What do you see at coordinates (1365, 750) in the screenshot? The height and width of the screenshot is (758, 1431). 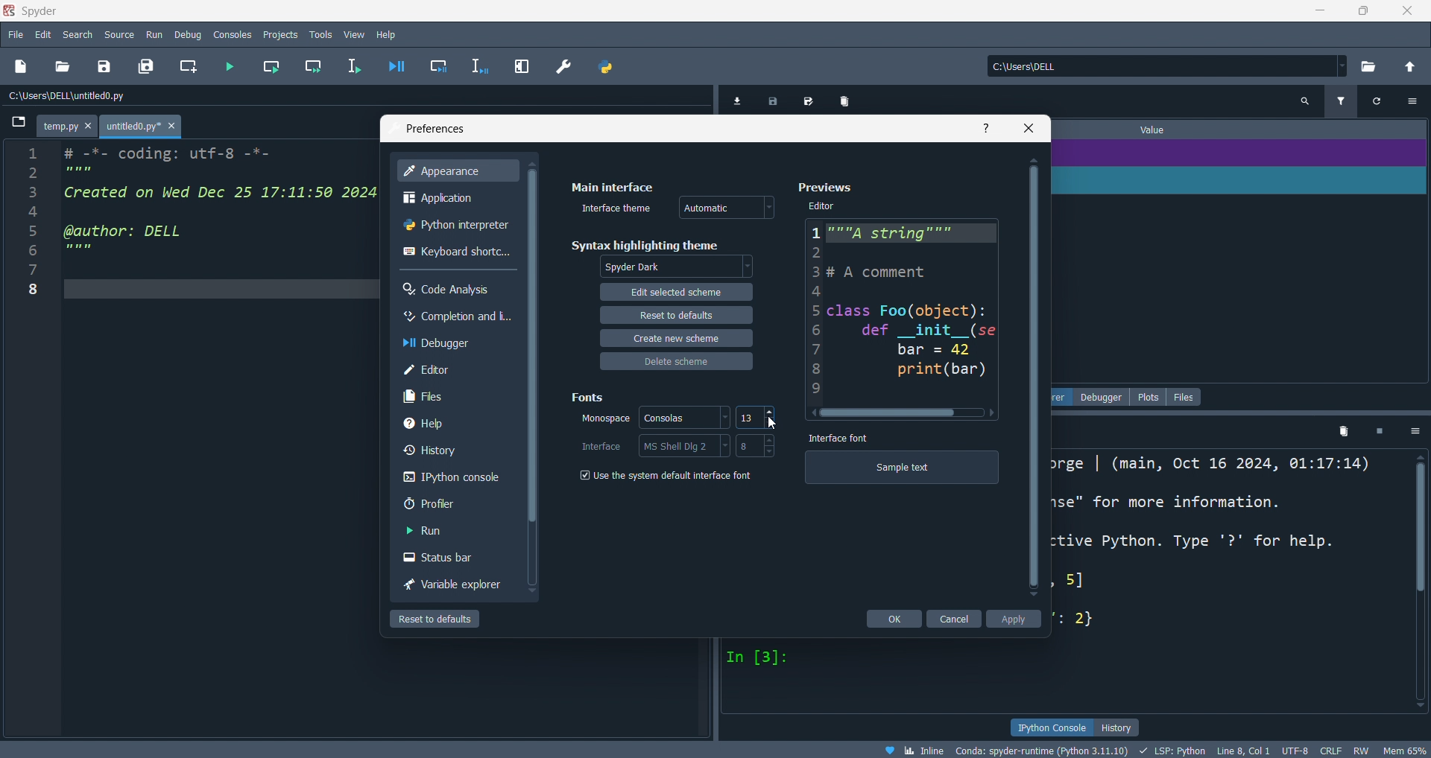 I see `RW` at bounding box center [1365, 750].